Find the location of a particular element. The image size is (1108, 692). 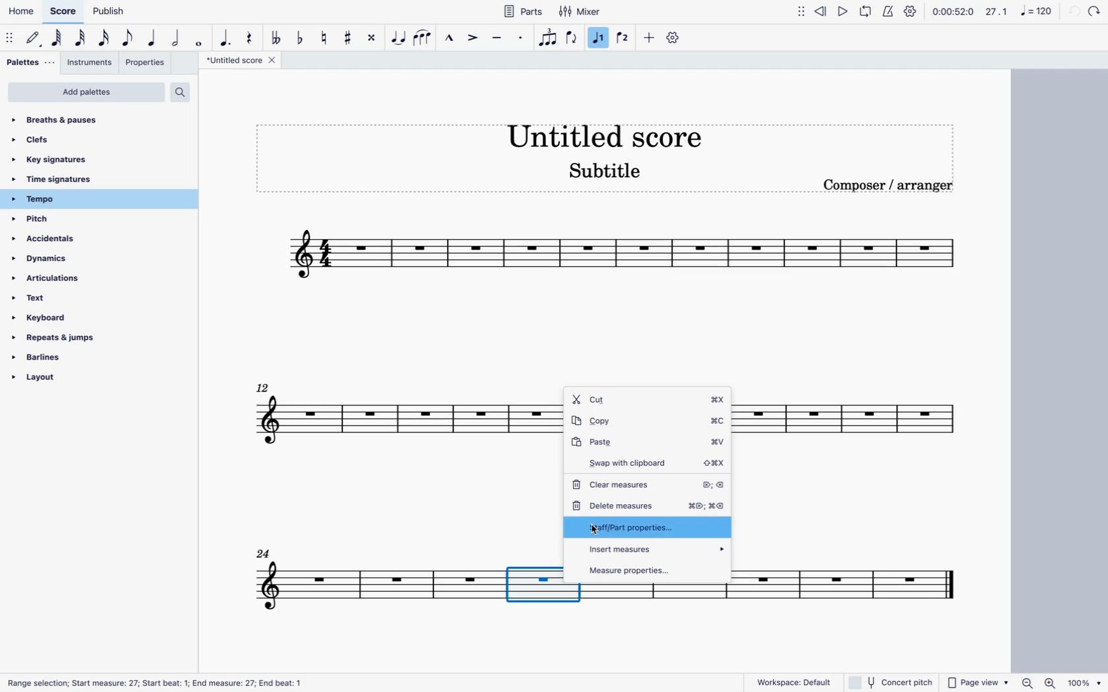

concert pitch is located at coordinates (892, 682).